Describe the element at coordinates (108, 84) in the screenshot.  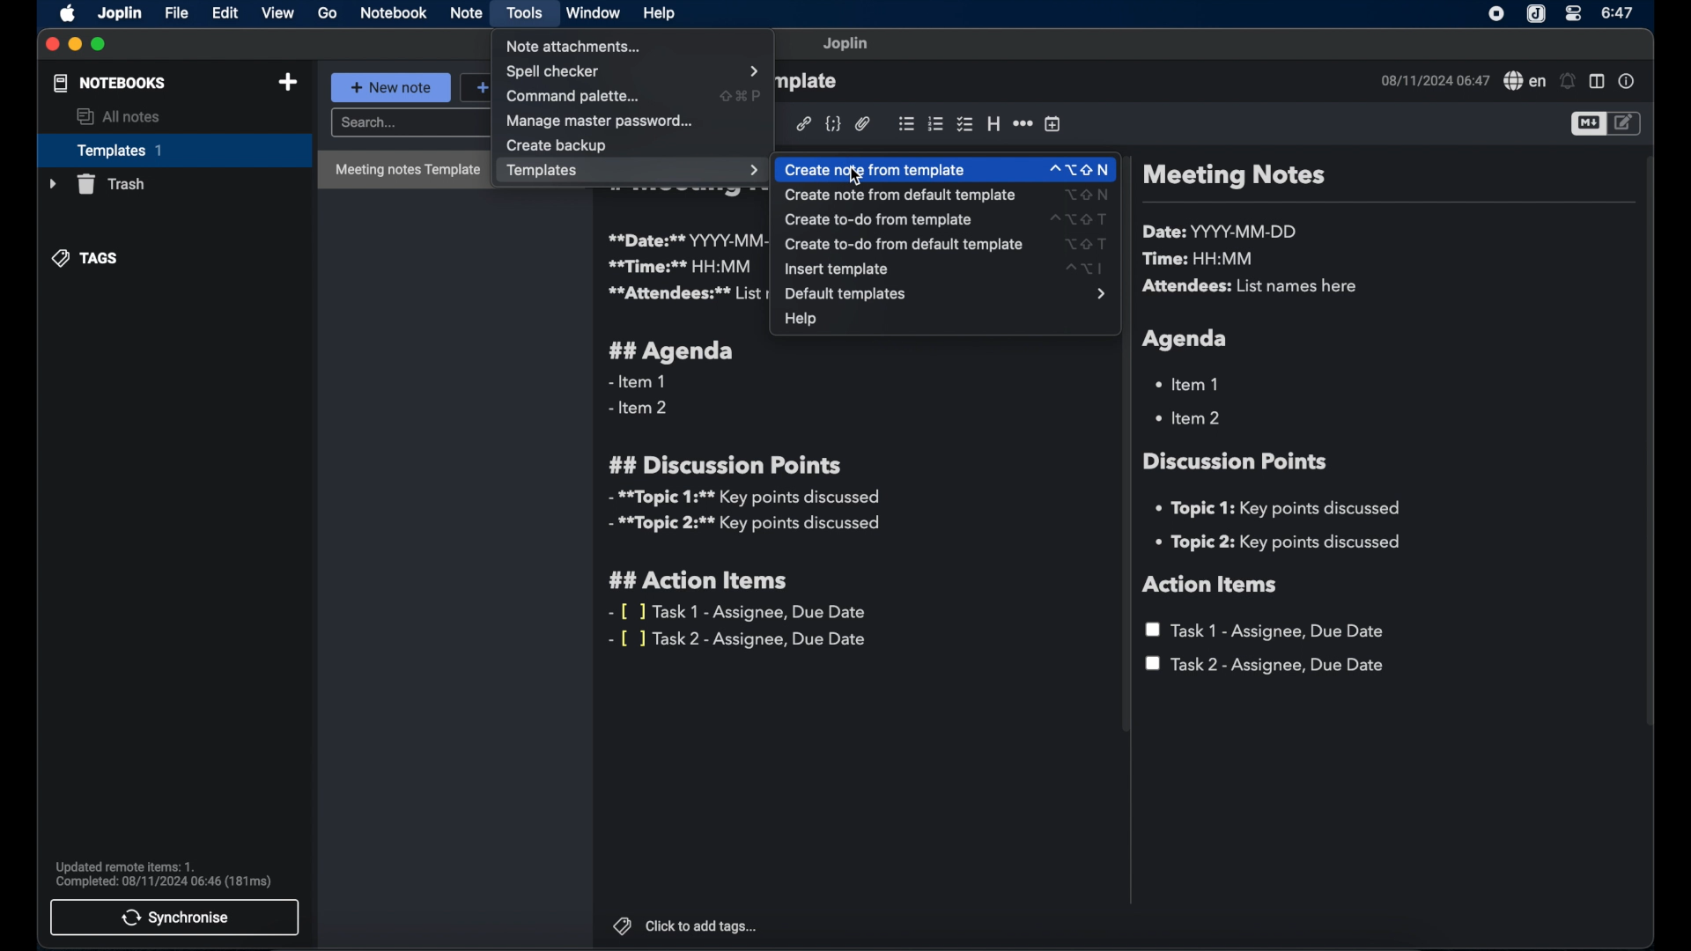
I see `notebooks` at that location.